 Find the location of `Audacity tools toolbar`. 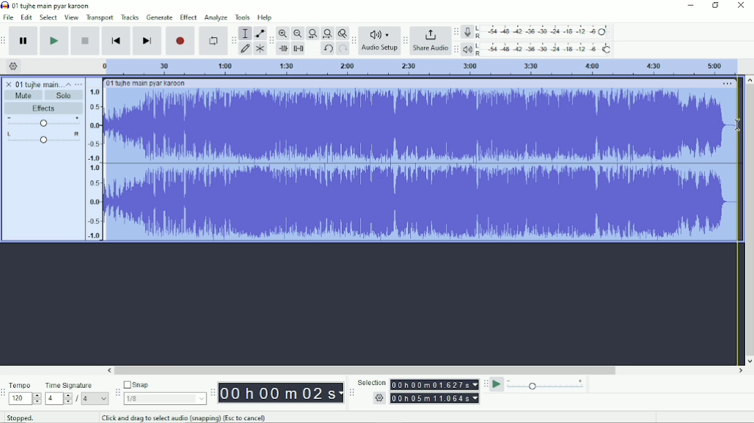

Audacity tools toolbar is located at coordinates (233, 40).